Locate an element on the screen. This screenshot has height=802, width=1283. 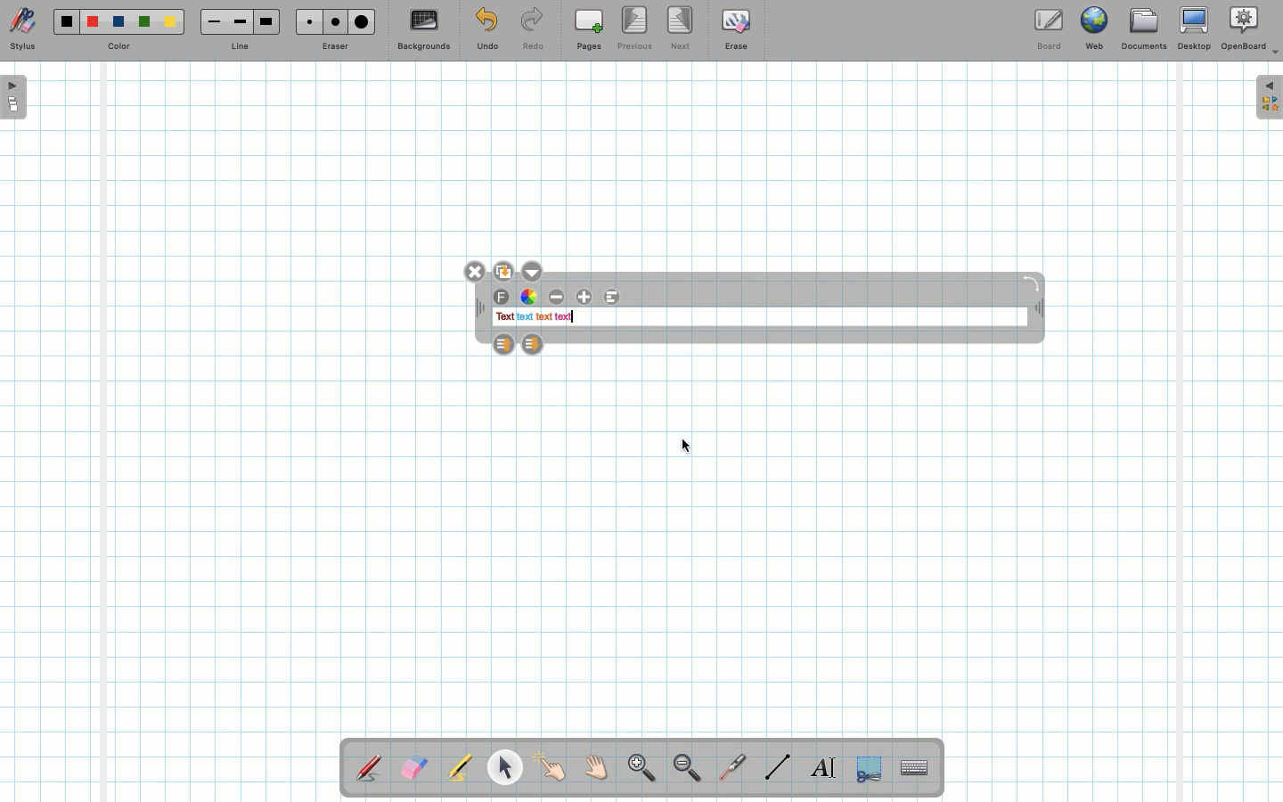
Pages is located at coordinates (589, 31).